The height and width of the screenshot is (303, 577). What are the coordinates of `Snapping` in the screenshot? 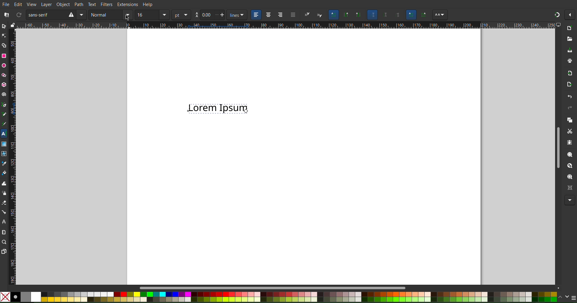 It's located at (557, 15).